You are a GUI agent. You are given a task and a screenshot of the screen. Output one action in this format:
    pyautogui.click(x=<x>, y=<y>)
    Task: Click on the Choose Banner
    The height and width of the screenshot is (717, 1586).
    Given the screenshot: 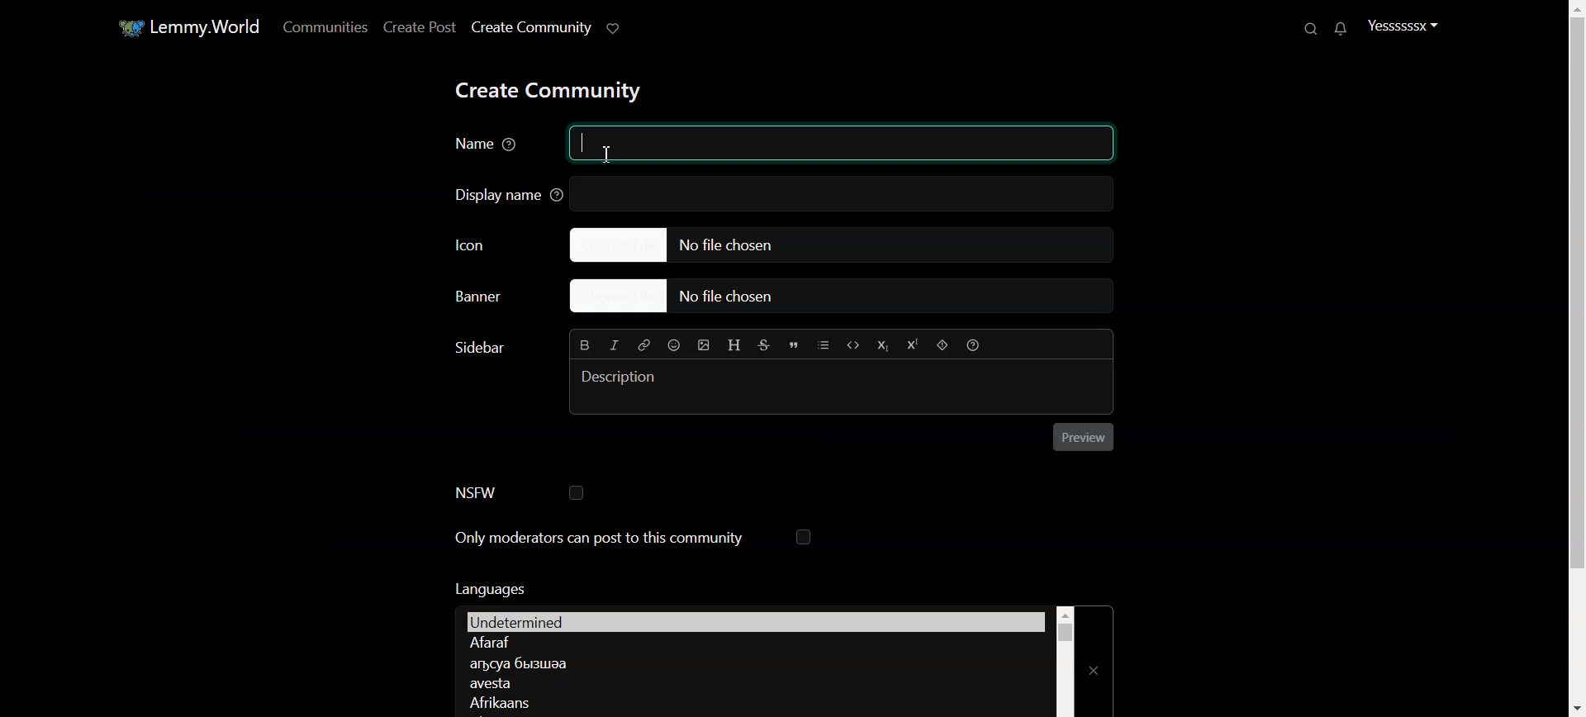 What is the action you would take?
    pyautogui.click(x=493, y=301)
    